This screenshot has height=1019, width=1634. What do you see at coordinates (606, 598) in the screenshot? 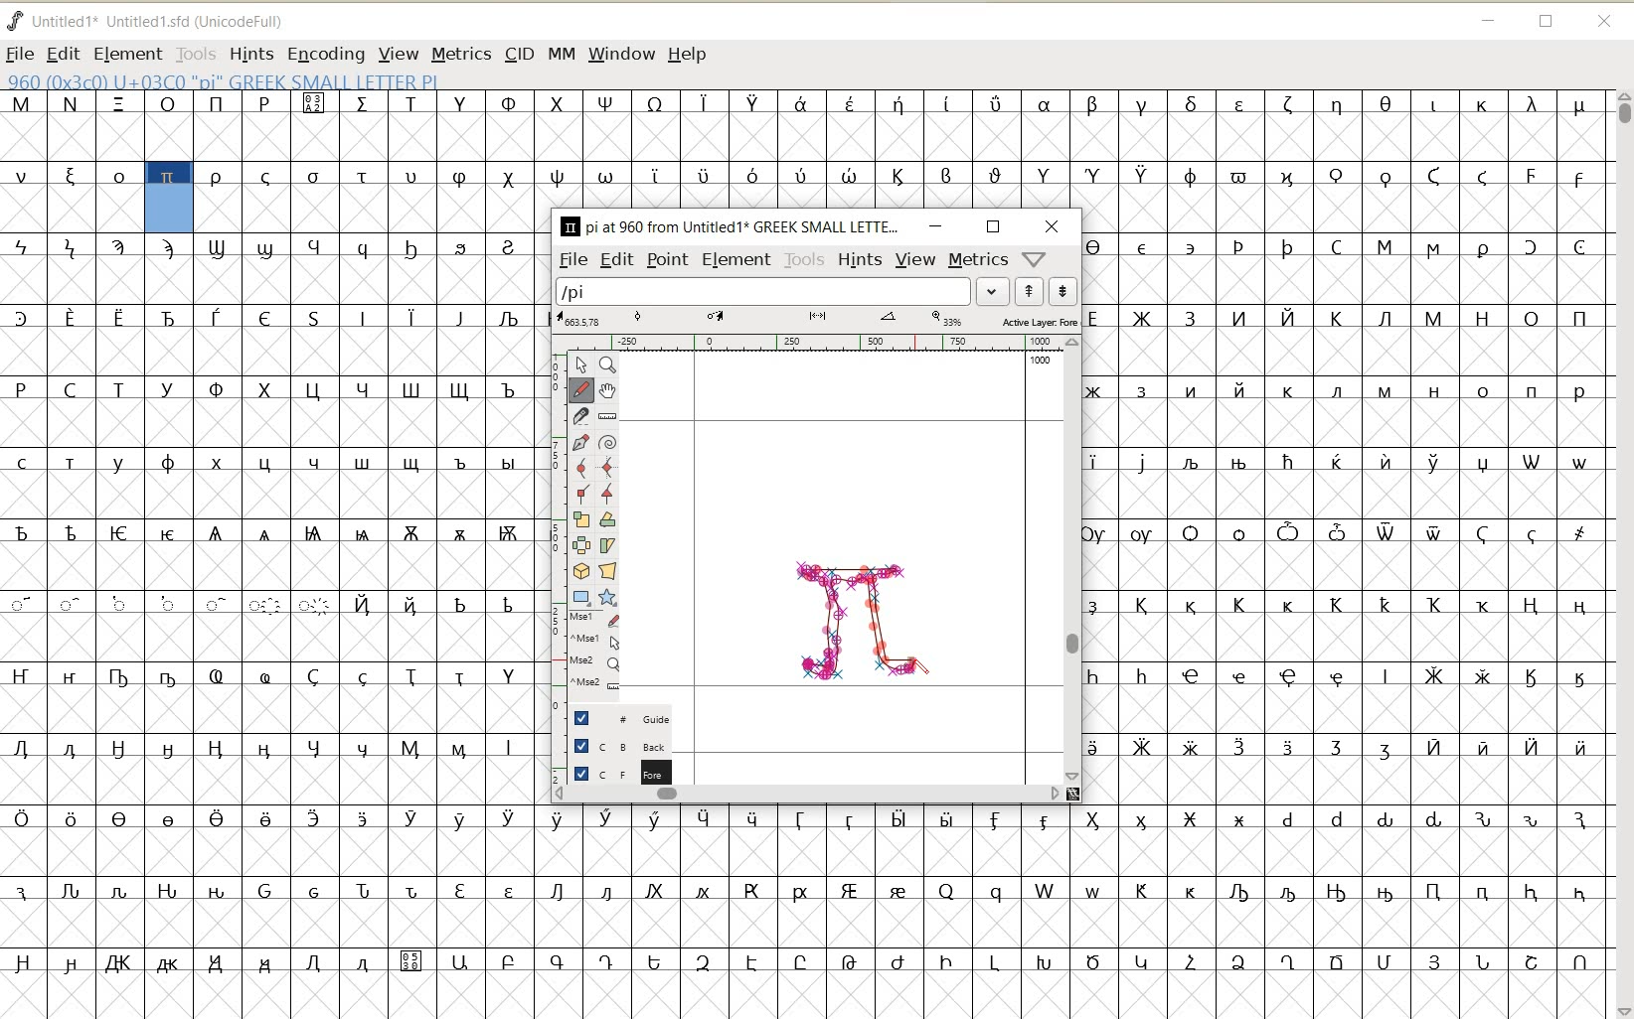
I see `polygon or star` at bounding box center [606, 598].